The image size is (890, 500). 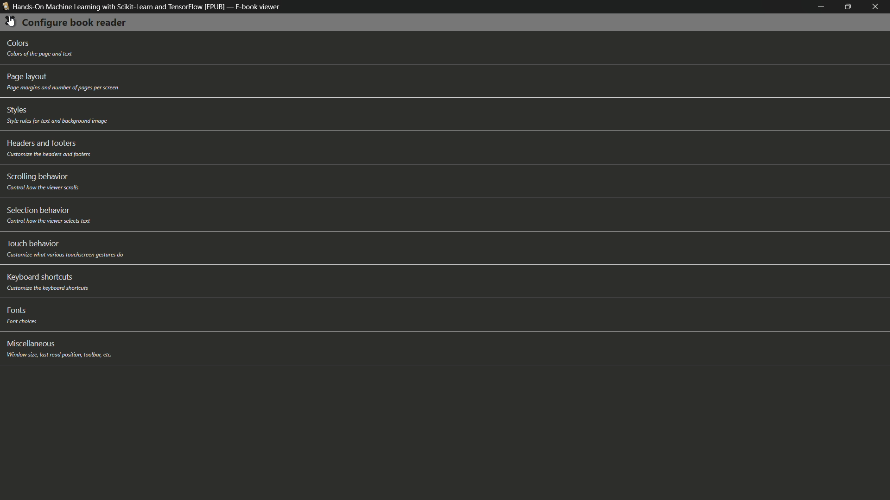 What do you see at coordinates (41, 144) in the screenshot?
I see `headers and footers` at bounding box center [41, 144].